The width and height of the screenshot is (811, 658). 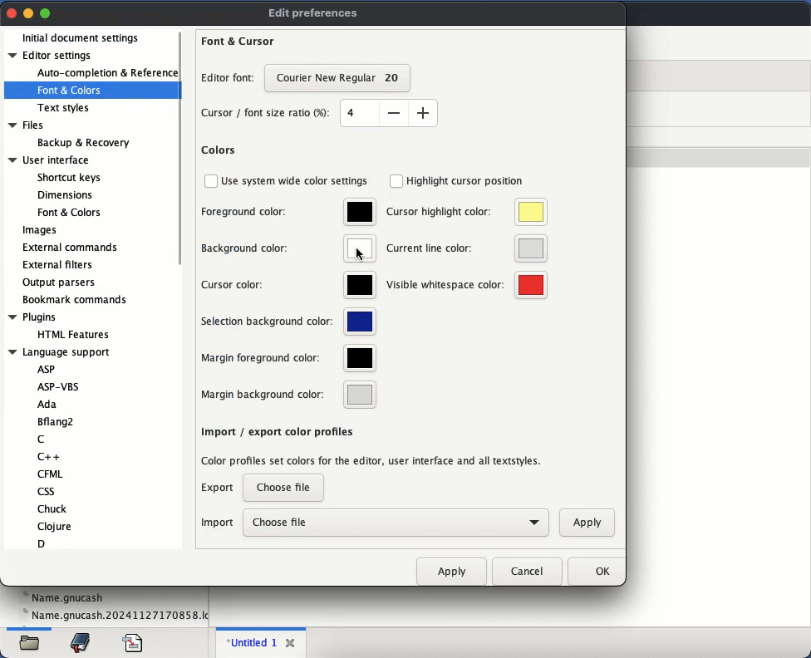 What do you see at coordinates (70, 175) in the screenshot?
I see `Shortcut keys` at bounding box center [70, 175].